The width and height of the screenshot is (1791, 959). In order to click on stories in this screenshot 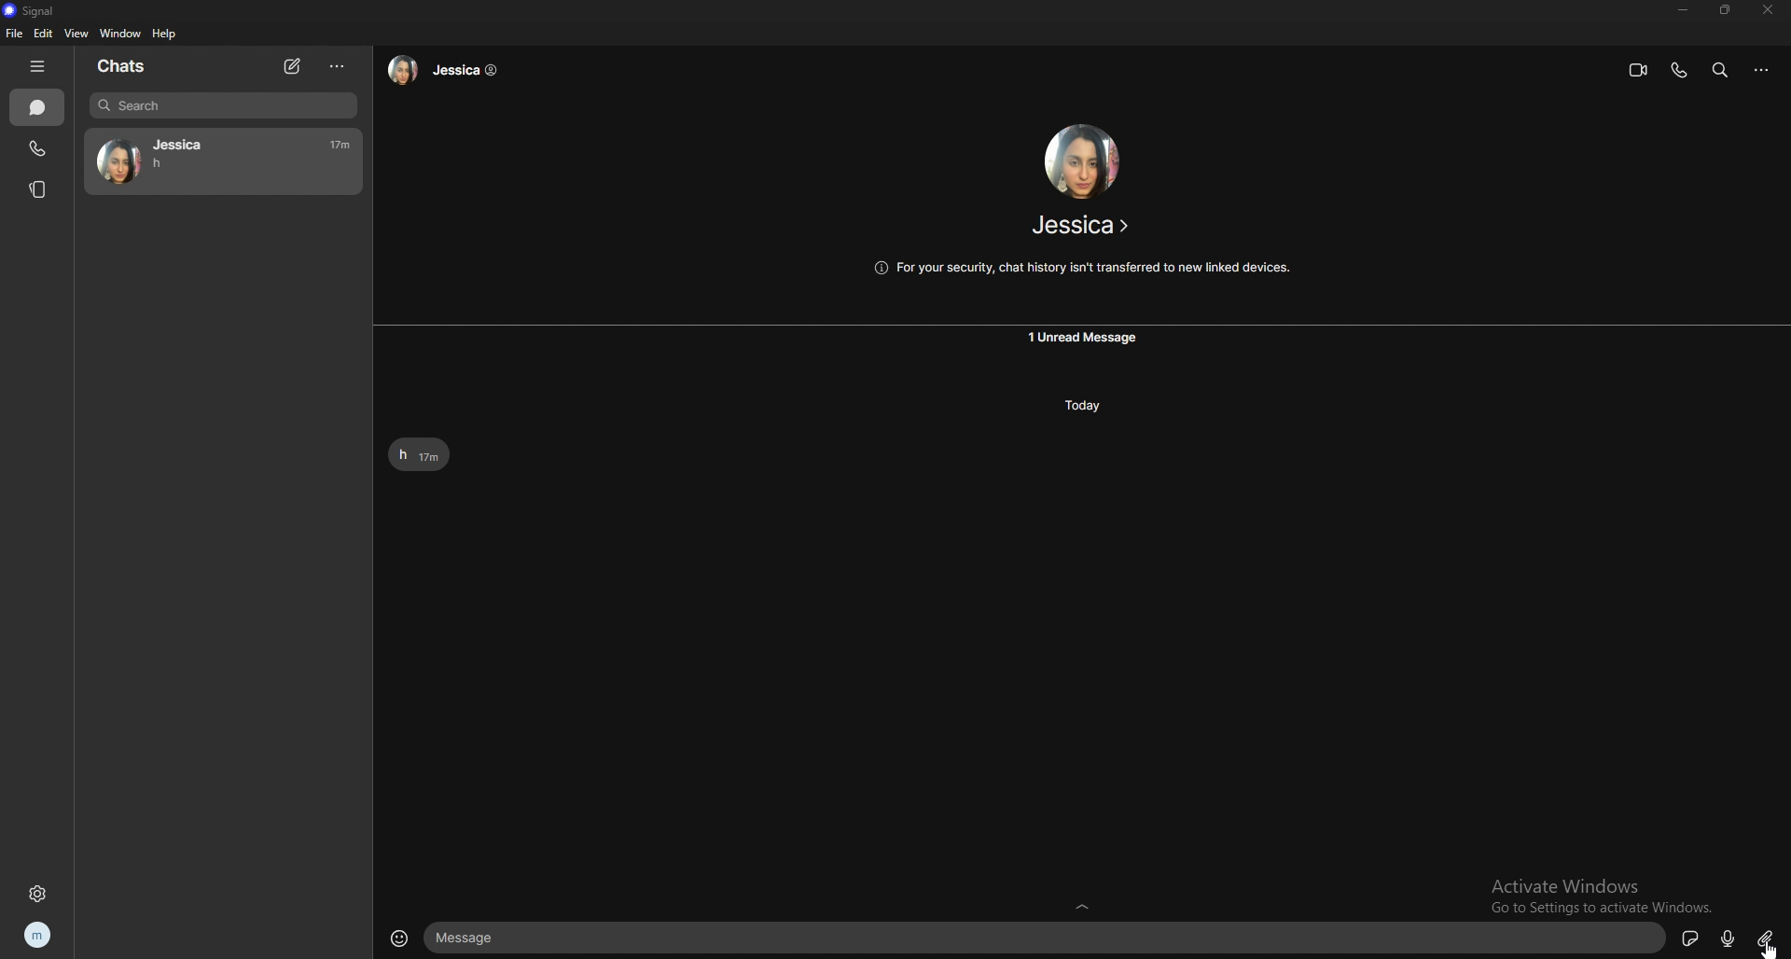, I will do `click(40, 188)`.